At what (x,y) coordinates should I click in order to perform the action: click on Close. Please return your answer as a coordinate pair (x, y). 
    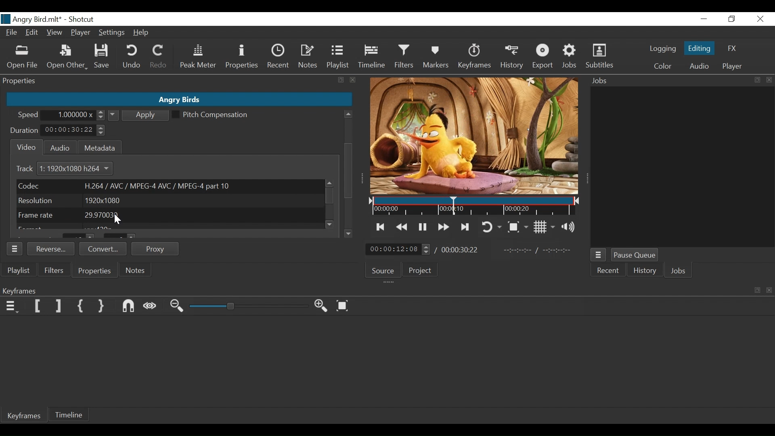
    Looking at the image, I should click on (759, 19).